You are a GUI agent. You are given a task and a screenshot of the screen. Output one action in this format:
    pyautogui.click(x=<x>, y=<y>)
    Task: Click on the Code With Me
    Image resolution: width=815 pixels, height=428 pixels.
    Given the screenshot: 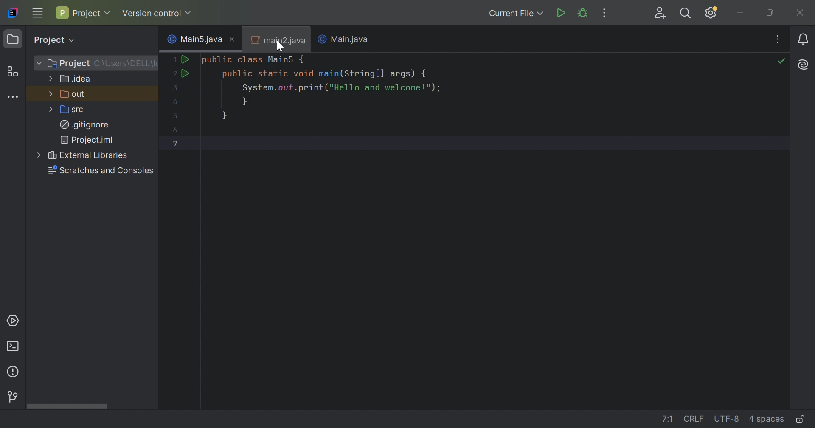 What is the action you would take?
    pyautogui.click(x=660, y=13)
    